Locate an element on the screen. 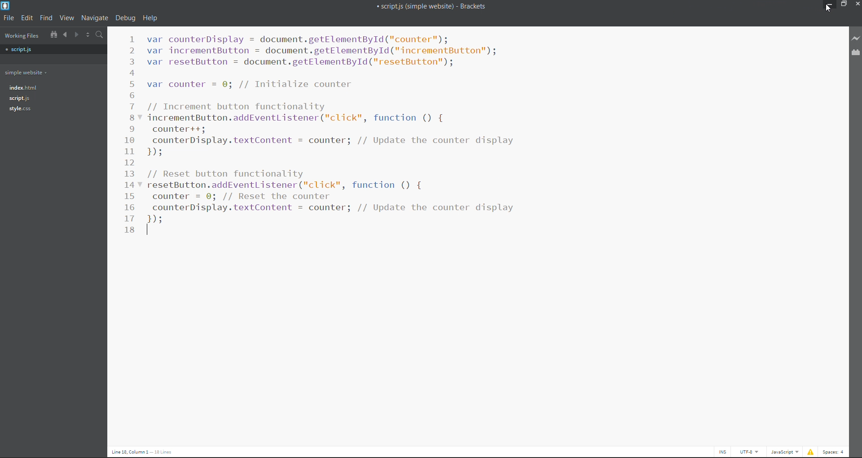  navigate is located at coordinates (97, 17).